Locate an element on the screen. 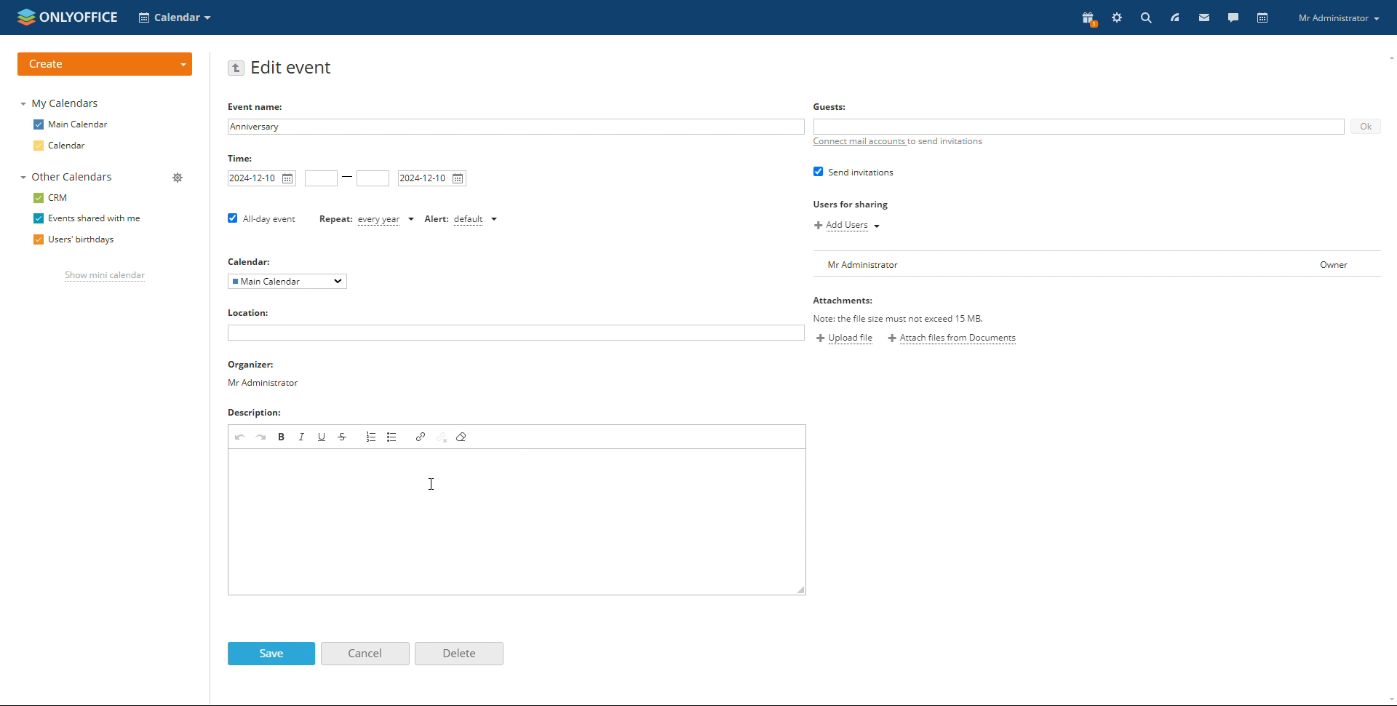 The image size is (1397, 706). events shared with me is located at coordinates (85, 219).